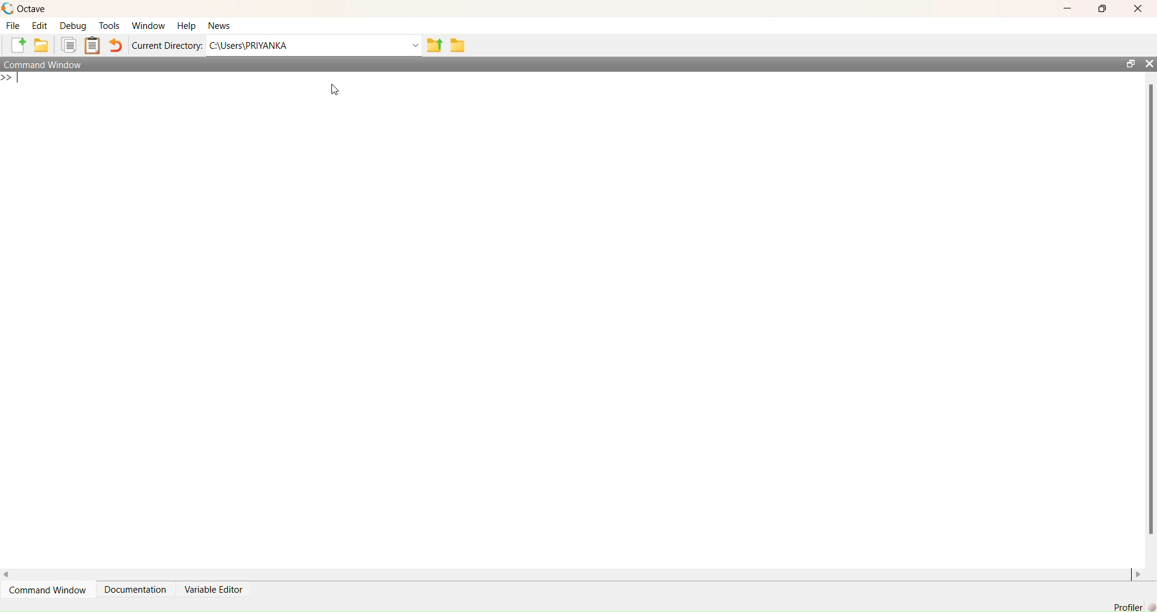 The height and width of the screenshot is (612, 1157). Describe the element at coordinates (40, 27) in the screenshot. I see `edit` at that location.